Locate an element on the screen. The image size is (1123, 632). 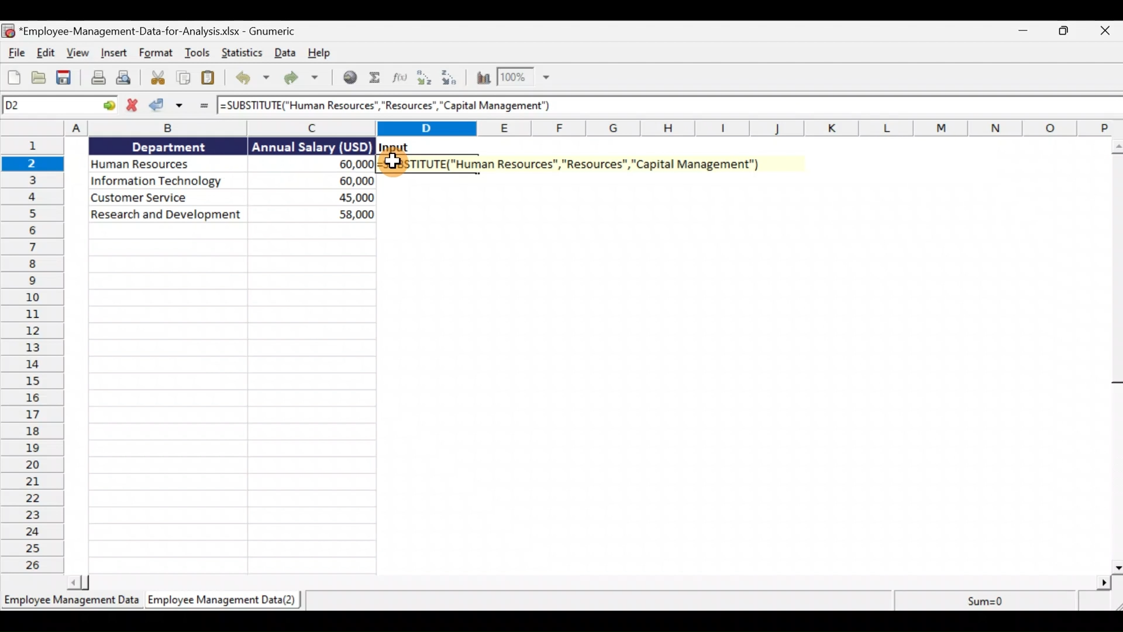
Data is located at coordinates (285, 56).